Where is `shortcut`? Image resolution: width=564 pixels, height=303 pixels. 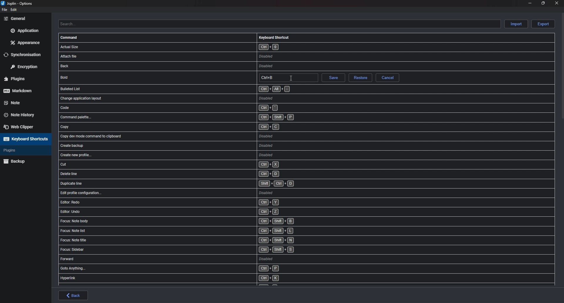 shortcut is located at coordinates (196, 202).